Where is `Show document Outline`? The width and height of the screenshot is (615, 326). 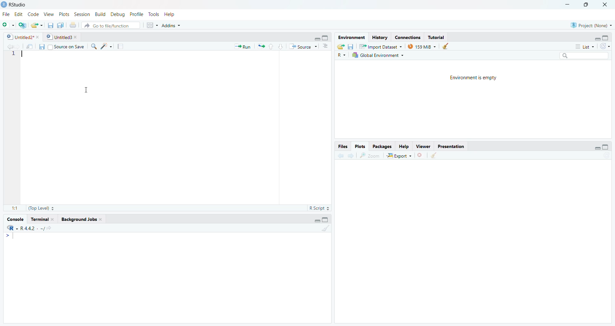
Show document Outline is located at coordinates (326, 46).